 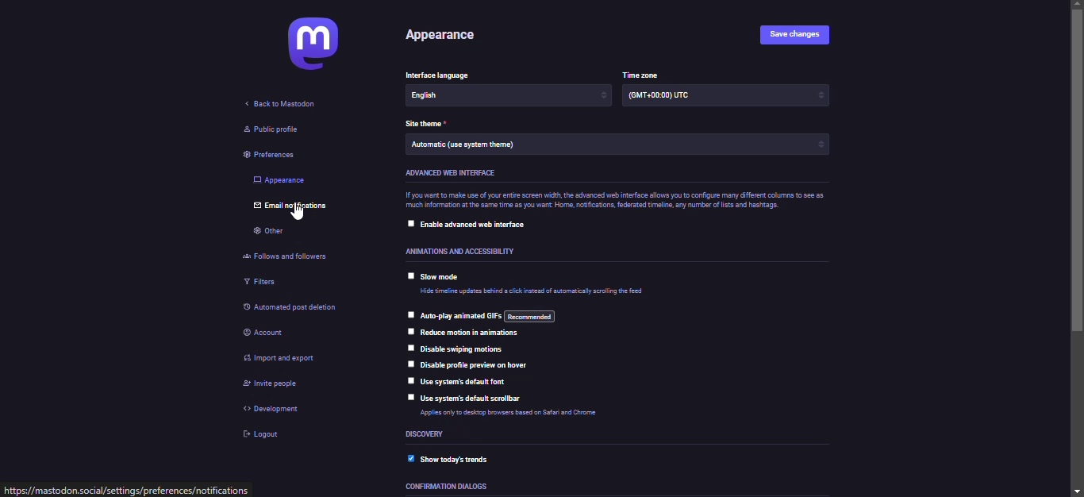 What do you see at coordinates (409, 363) in the screenshot?
I see `click to select` at bounding box center [409, 363].